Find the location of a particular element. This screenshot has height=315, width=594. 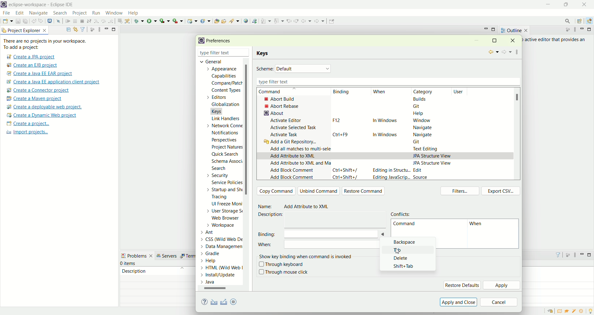

minimize is located at coordinates (582, 254).